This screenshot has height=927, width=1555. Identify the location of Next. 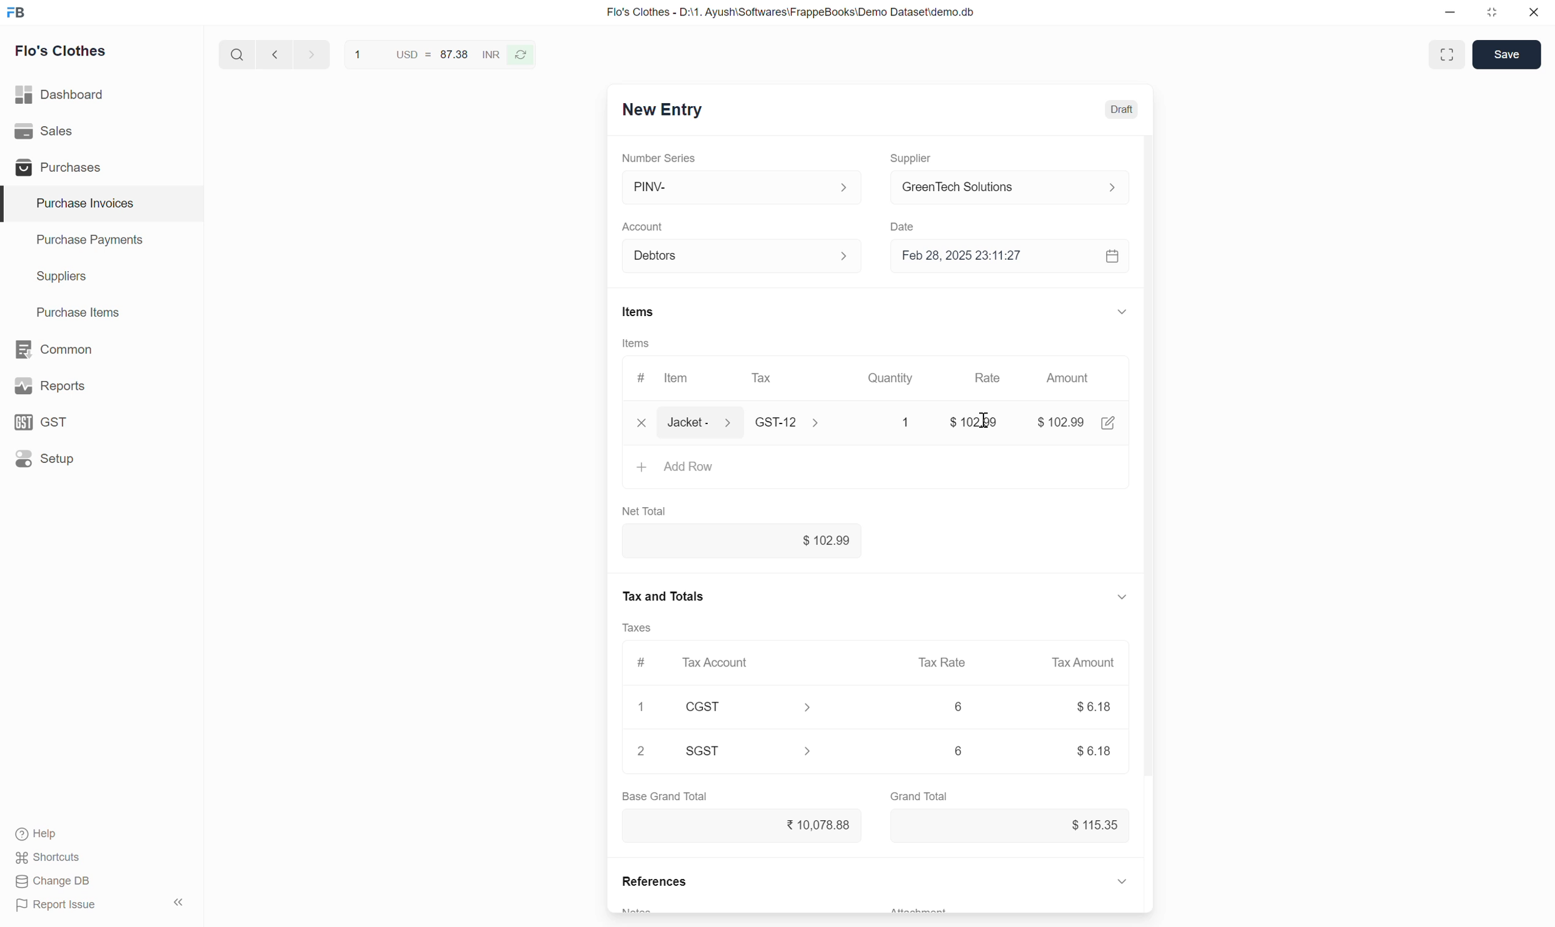
(313, 54).